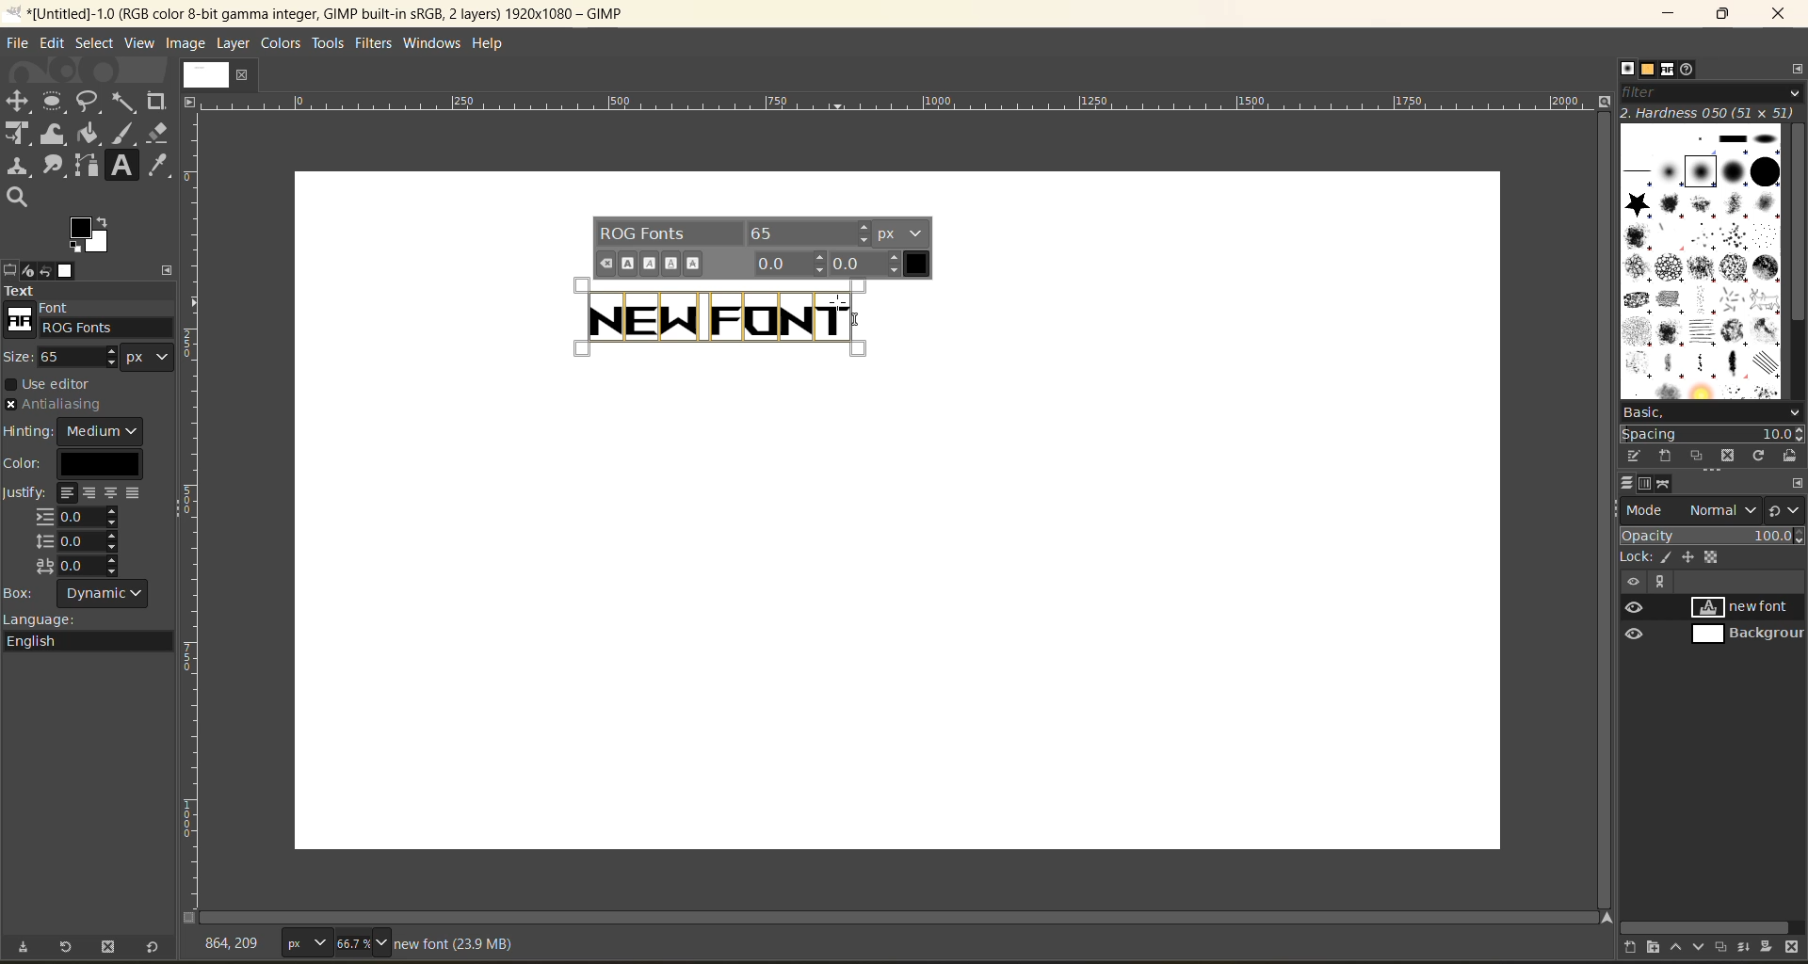  I want to click on horizontal scroll bar, so click(908, 917).